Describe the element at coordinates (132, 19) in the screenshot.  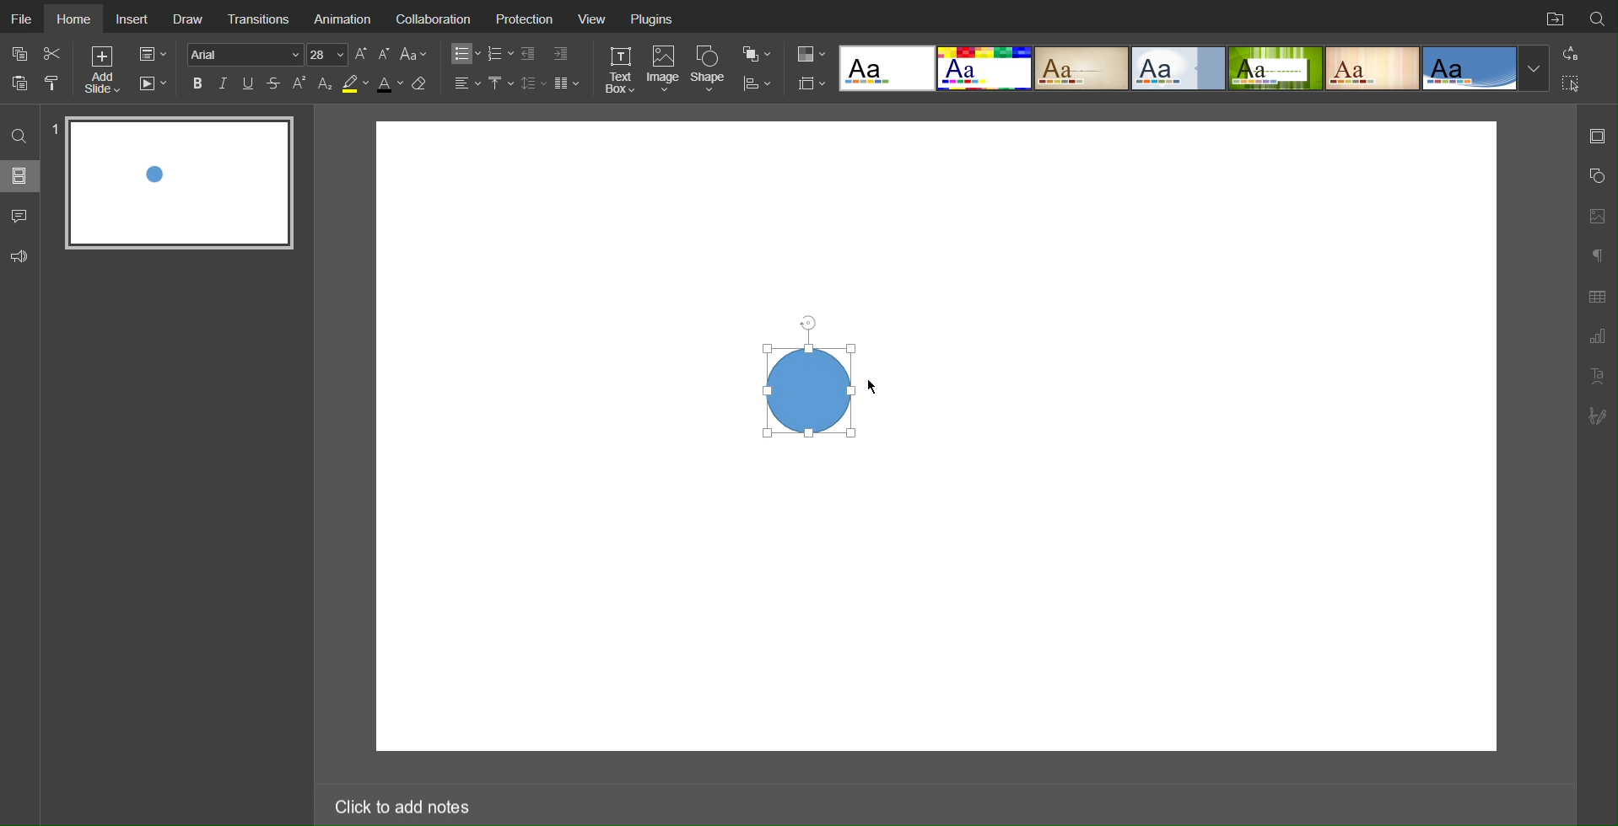
I see `Insert` at that location.